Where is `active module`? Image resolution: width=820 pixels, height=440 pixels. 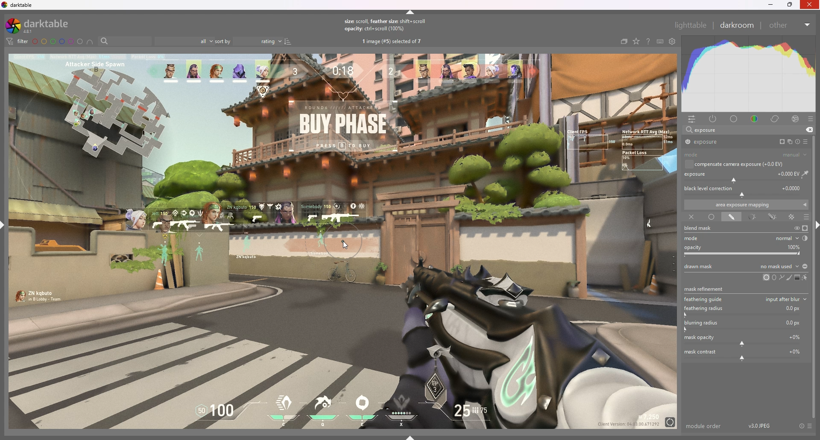
active module is located at coordinates (714, 119).